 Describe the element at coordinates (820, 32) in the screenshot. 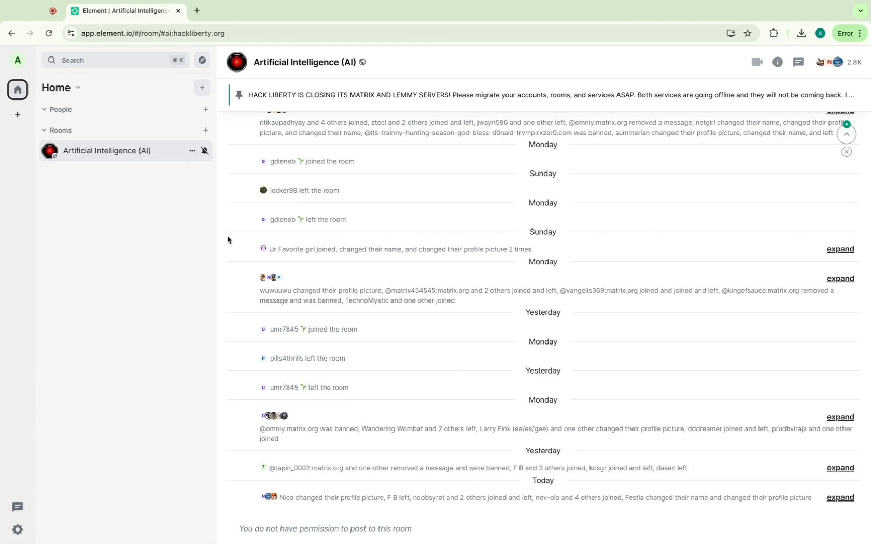

I see `google profile` at that location.